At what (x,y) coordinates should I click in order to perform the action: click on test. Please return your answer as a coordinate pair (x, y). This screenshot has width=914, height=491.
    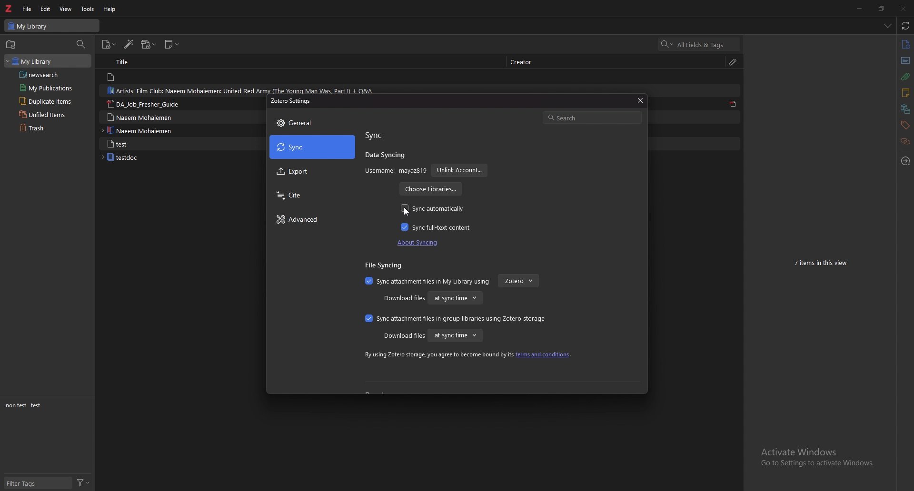
    Looking at the image, I should click on (37, 405).